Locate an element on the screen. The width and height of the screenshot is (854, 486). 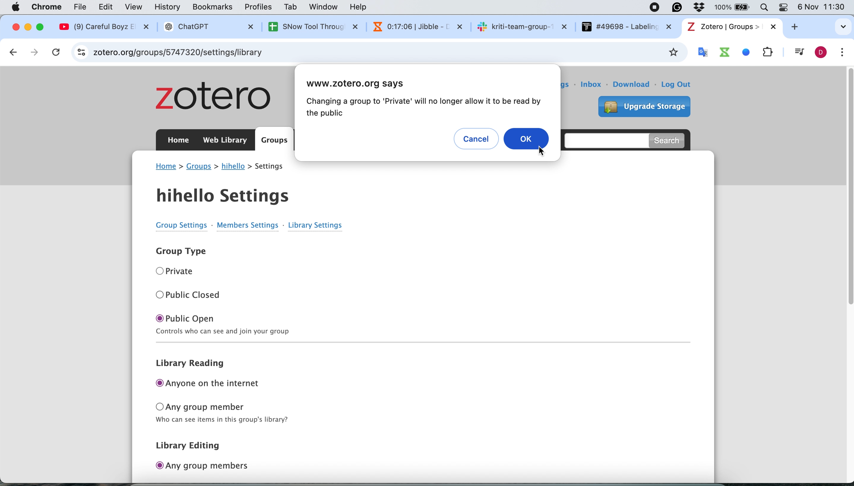
Battery percentage is located at coordinates (733, 7).